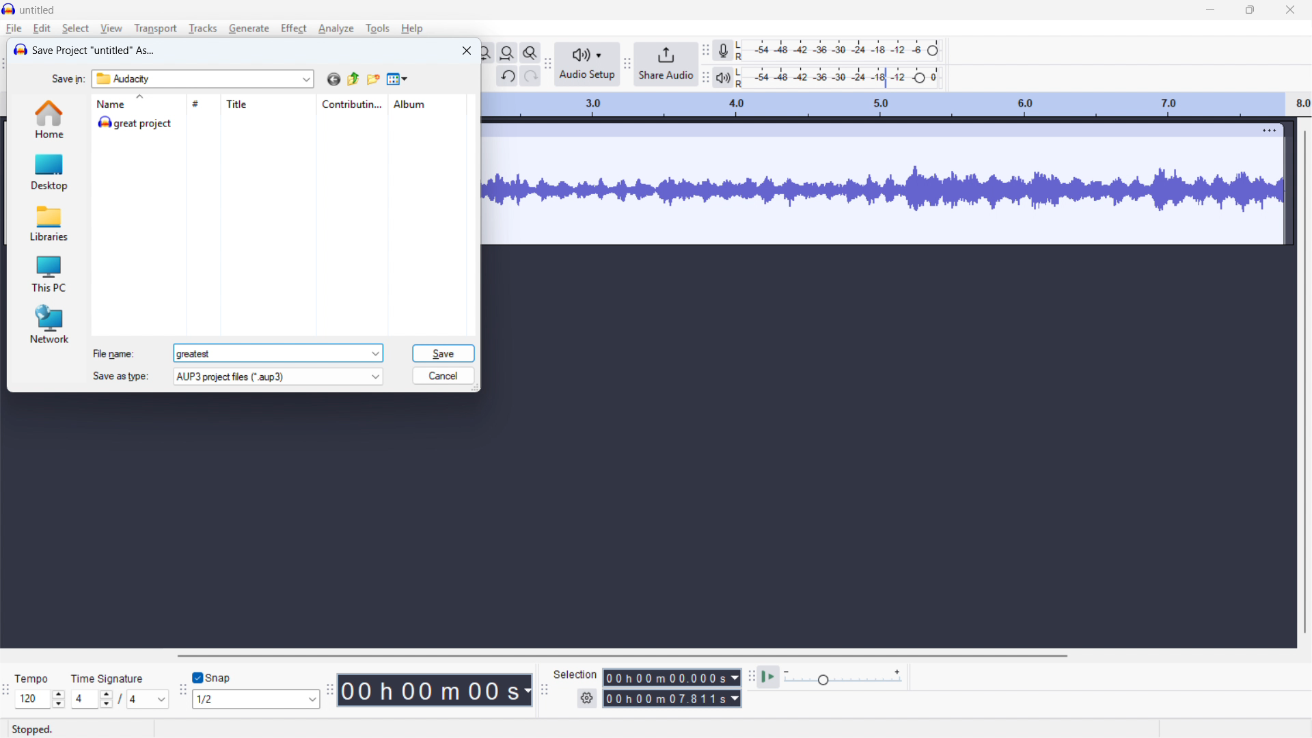 This screenshot has width=1312, height=738. Describe the element at coordinates (48, 119) in the screenshot. I see `home` at that location.